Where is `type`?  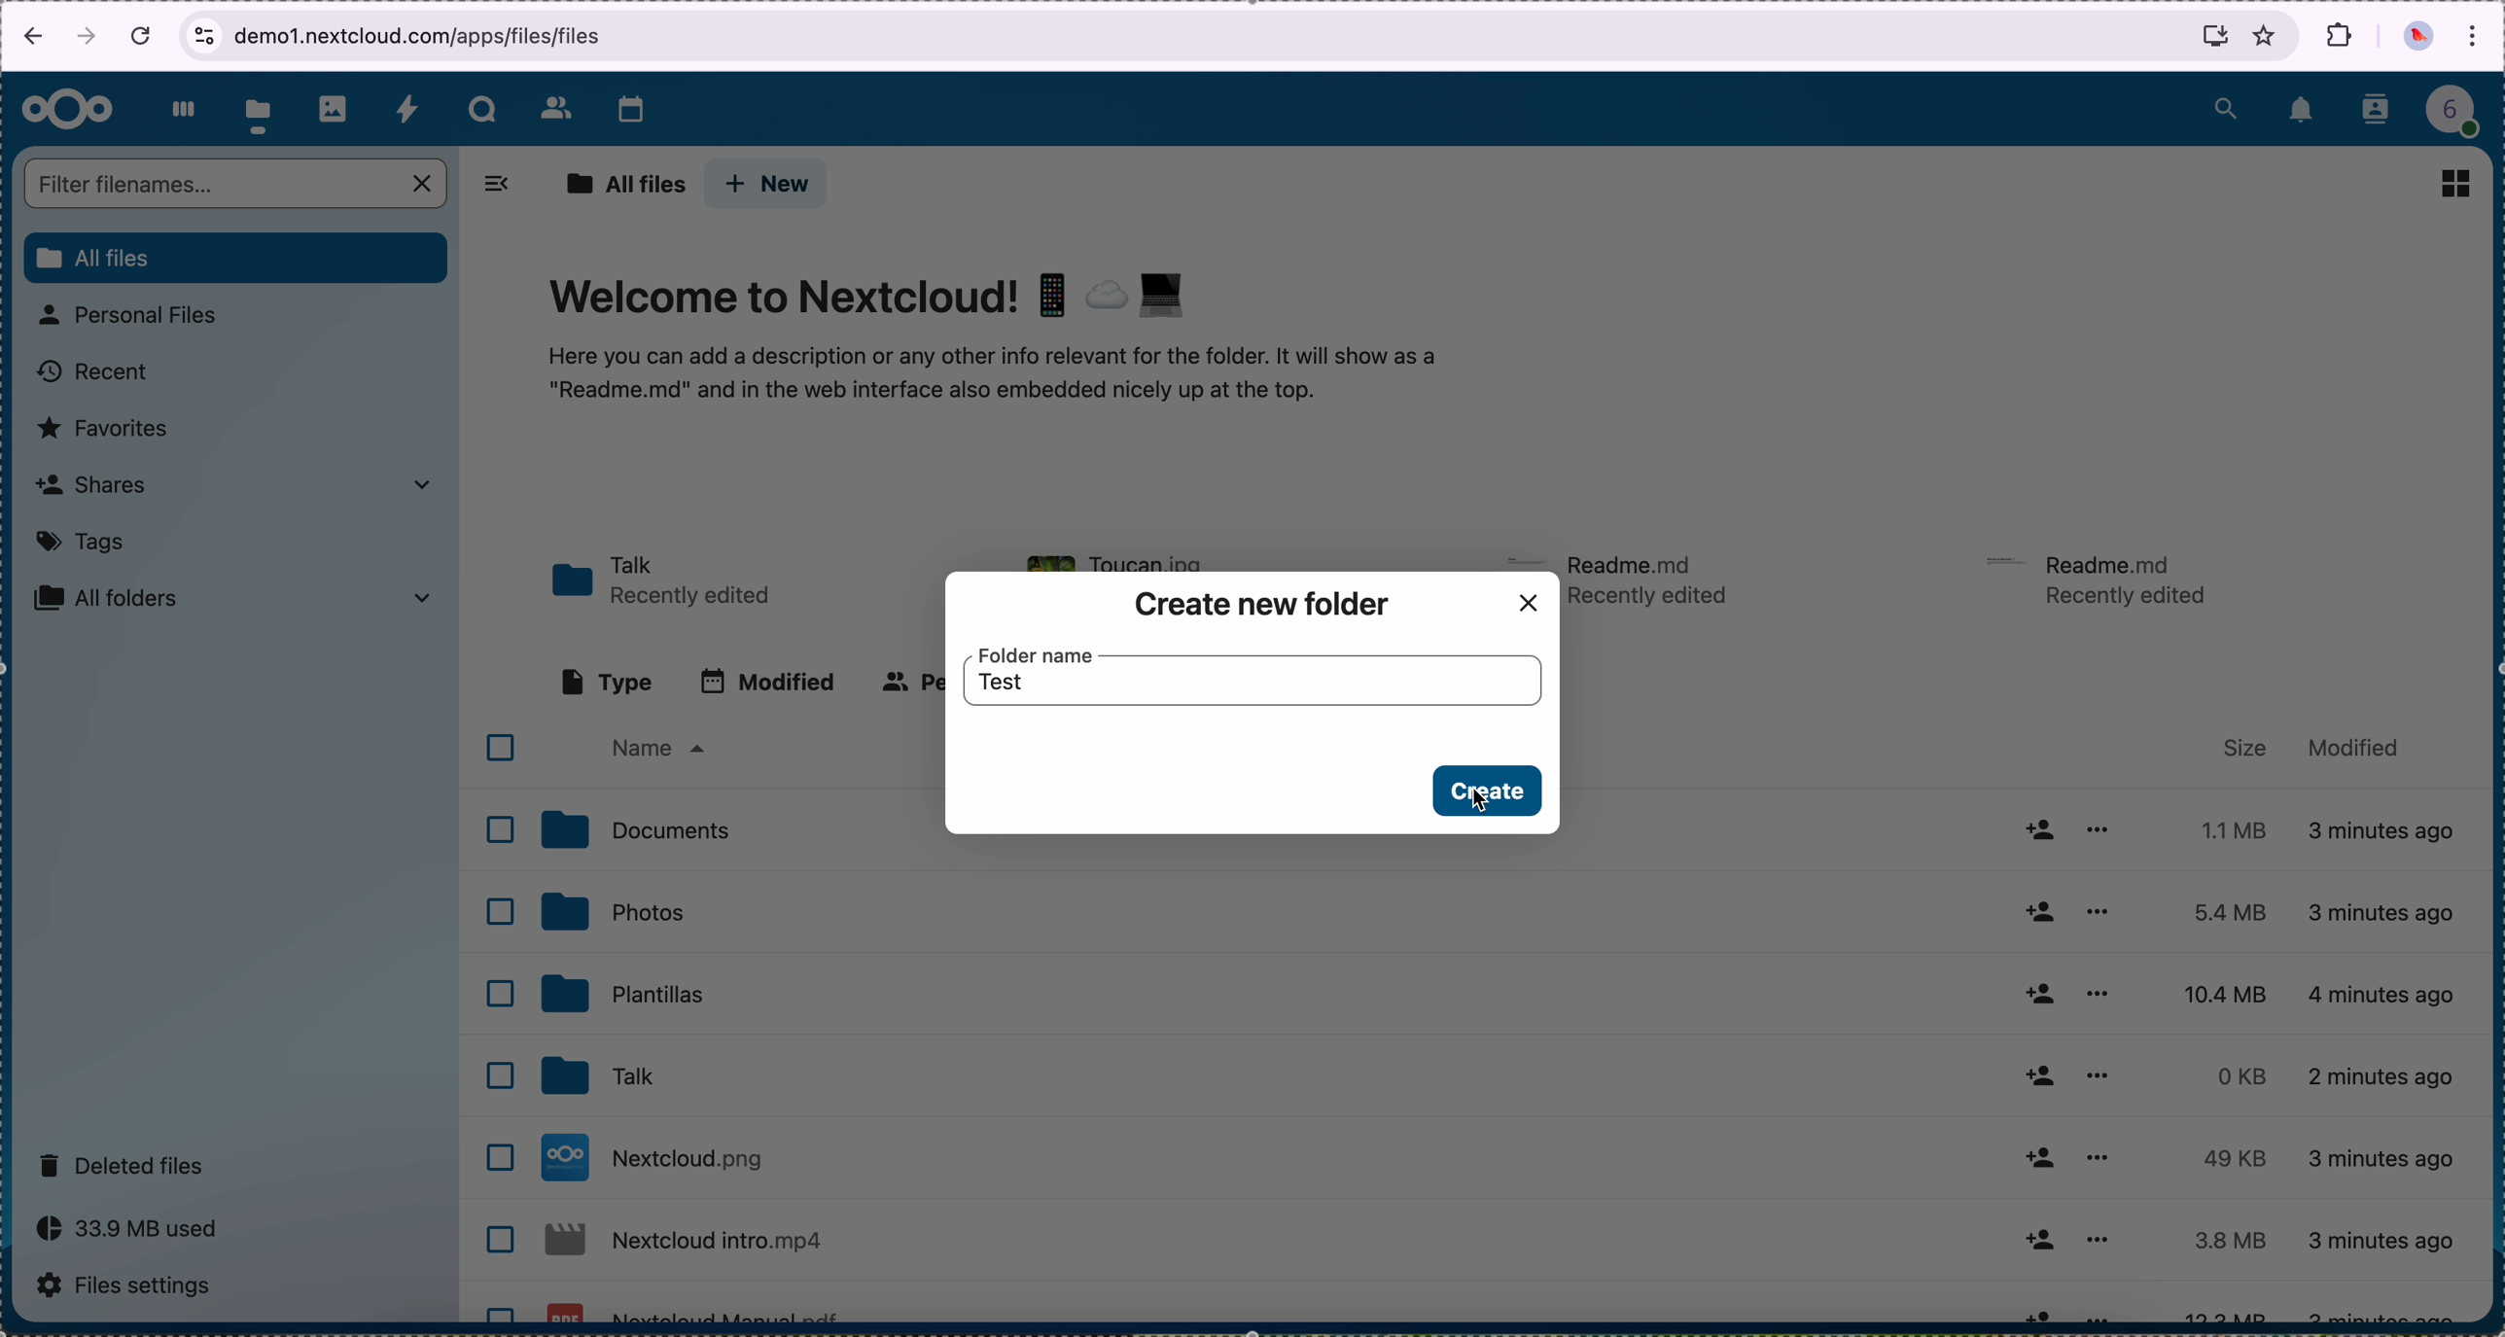 type is located at coordinates (608, 683).